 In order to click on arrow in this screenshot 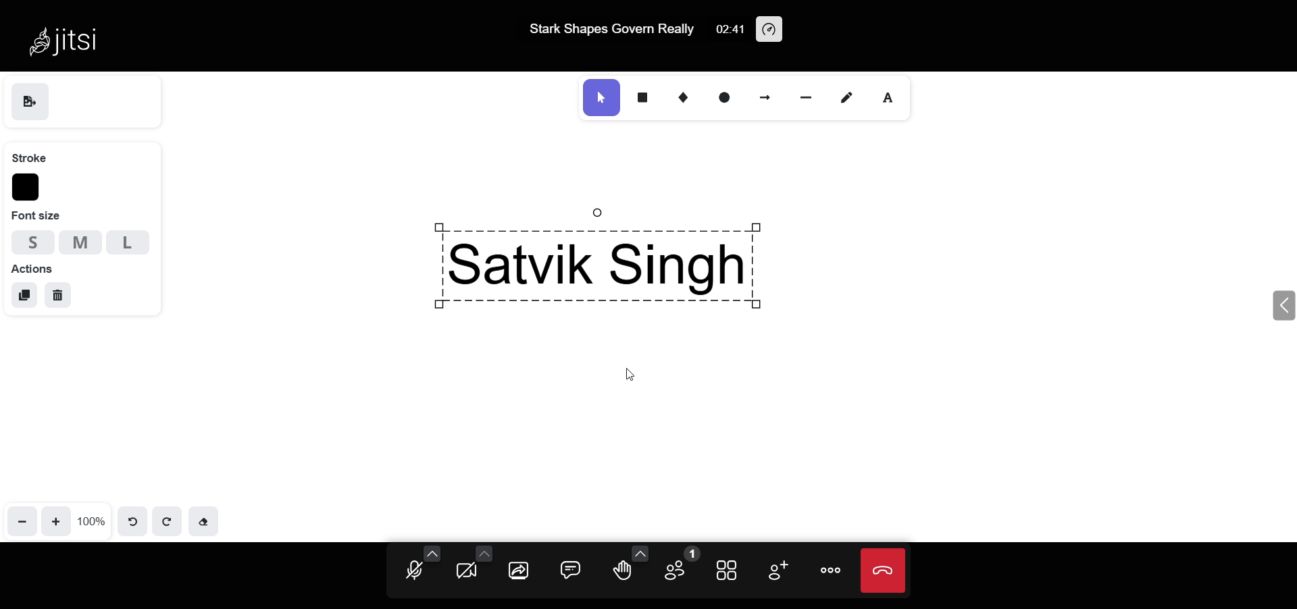, I will do `click(767, 96)`.